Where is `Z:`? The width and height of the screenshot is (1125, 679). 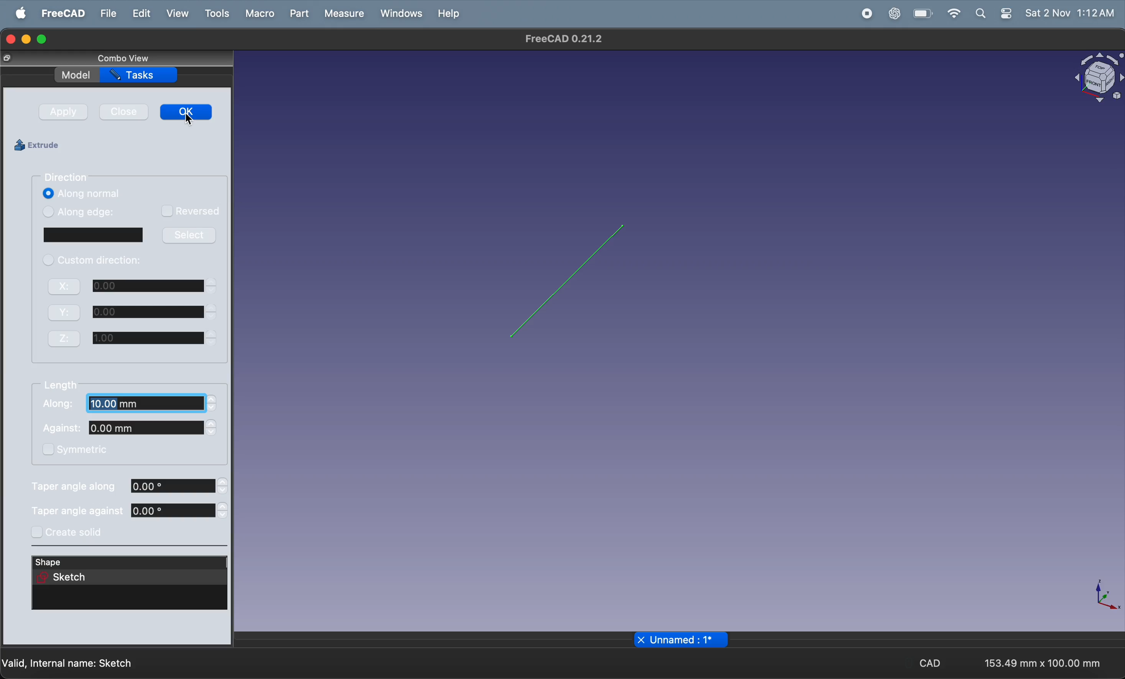
Z: is located at coordinates (66, 340).